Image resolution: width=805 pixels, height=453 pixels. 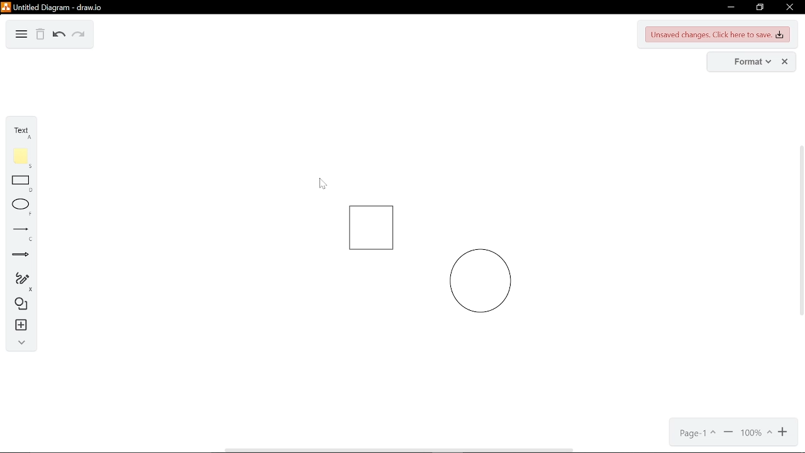 What do you see at coordinates (790, 7) in the screenshot?
I see `close` at bounding box center [790, 7].